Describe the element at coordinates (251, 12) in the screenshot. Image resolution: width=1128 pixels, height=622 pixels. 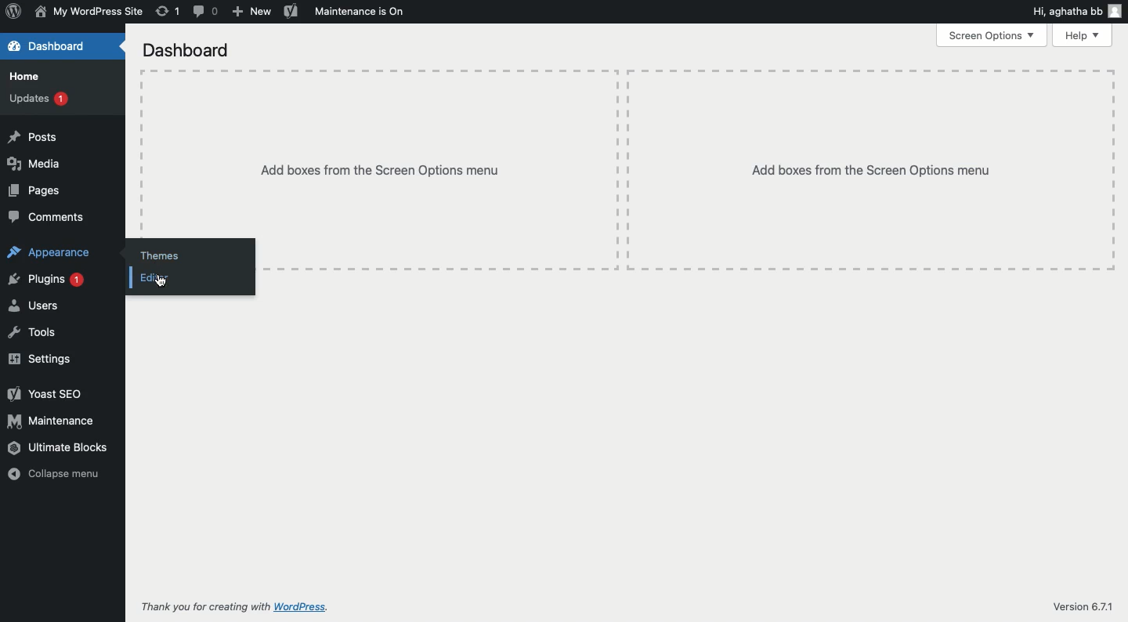
I see `New` at that location.